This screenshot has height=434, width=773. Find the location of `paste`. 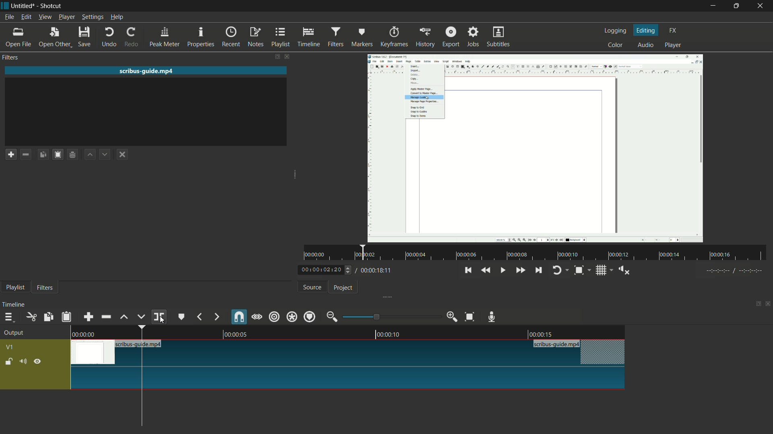

paste is located at coordinates (66, 318).